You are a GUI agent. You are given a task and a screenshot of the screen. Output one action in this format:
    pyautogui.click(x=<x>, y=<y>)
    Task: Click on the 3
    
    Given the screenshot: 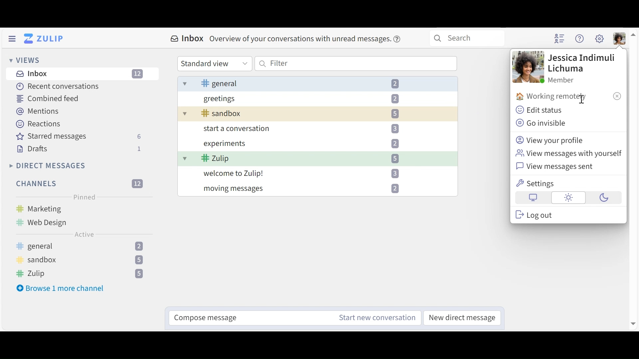 What is the action you would take?
    pyautogui.click(x=393, y=172)
    